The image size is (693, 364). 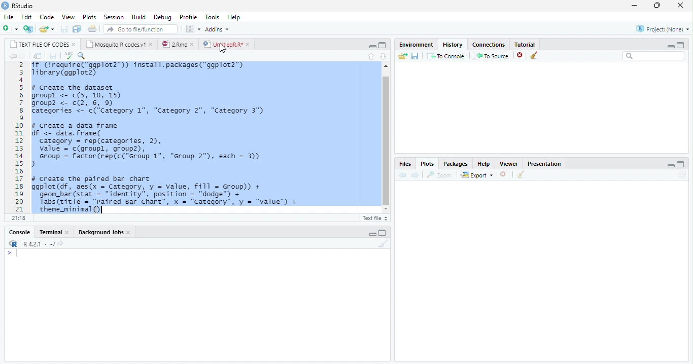 What do you see at coordinates (175, 44) in the screenshot?
I see `2.rmd` at bounding box center [175, 44].